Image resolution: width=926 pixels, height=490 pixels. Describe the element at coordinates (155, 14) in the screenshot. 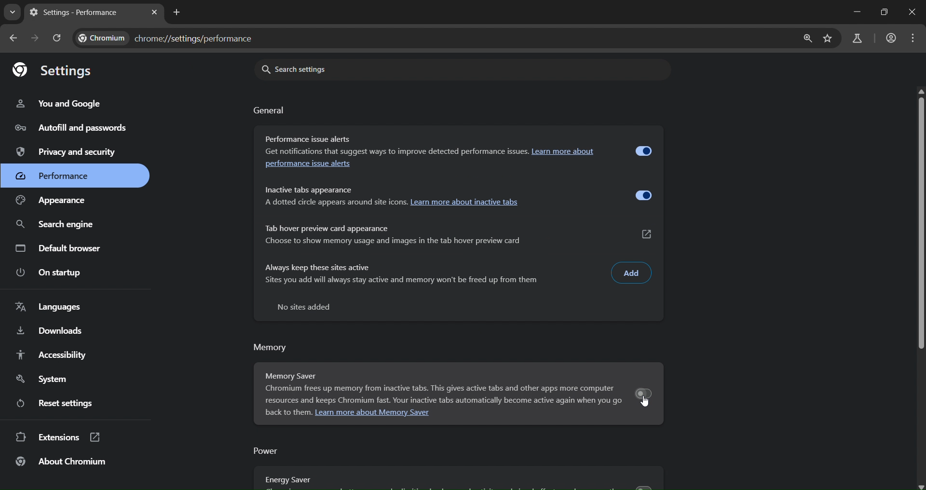

I see `close tab` at that location.